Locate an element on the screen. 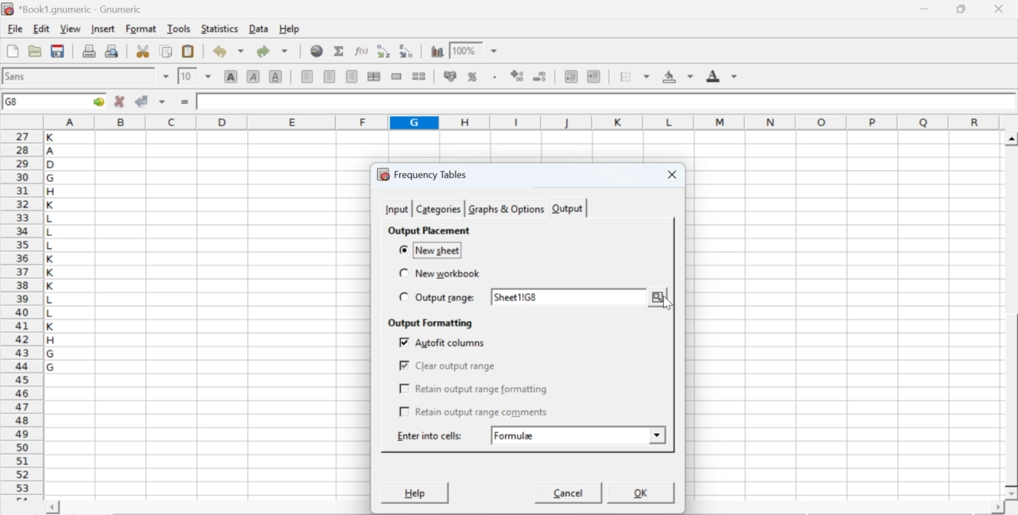 This screenshot has width=1018, height=515. font is located at coordinates (17, 76).